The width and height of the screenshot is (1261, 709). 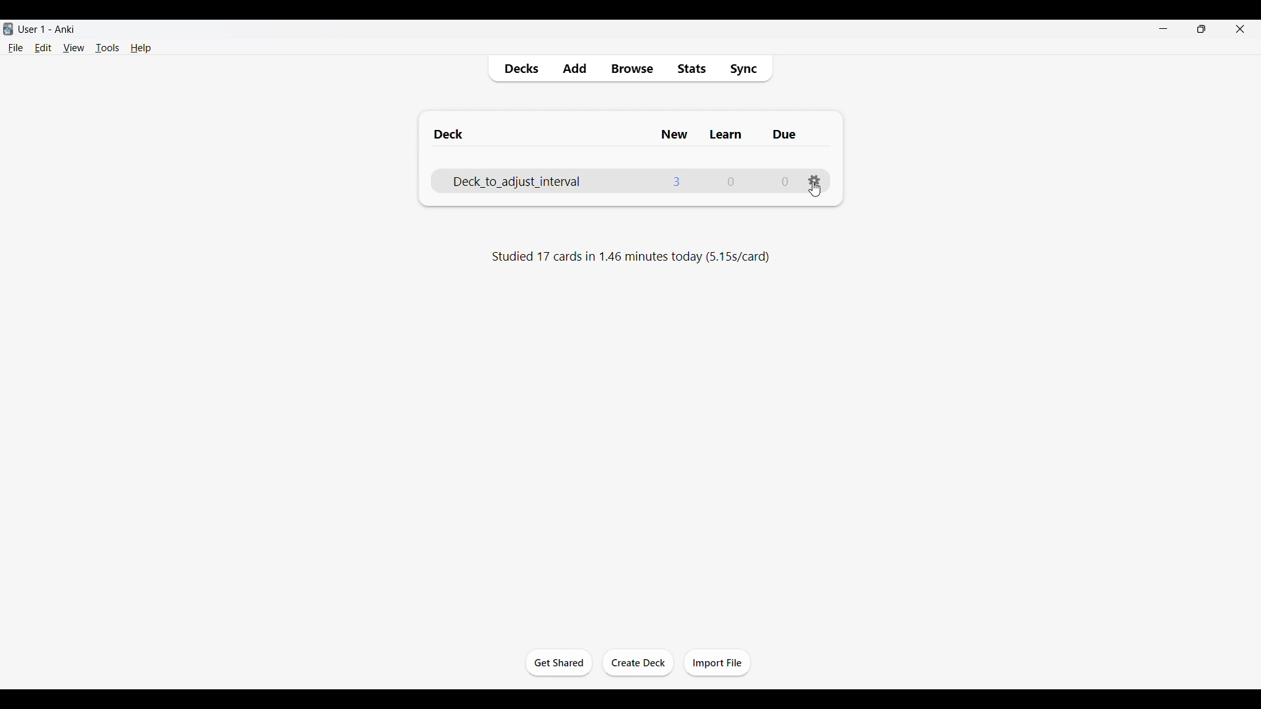 What do you see at coordinates (539, 136) in the screenshot?
I see `Deck column` at bounding box center [539, 136].